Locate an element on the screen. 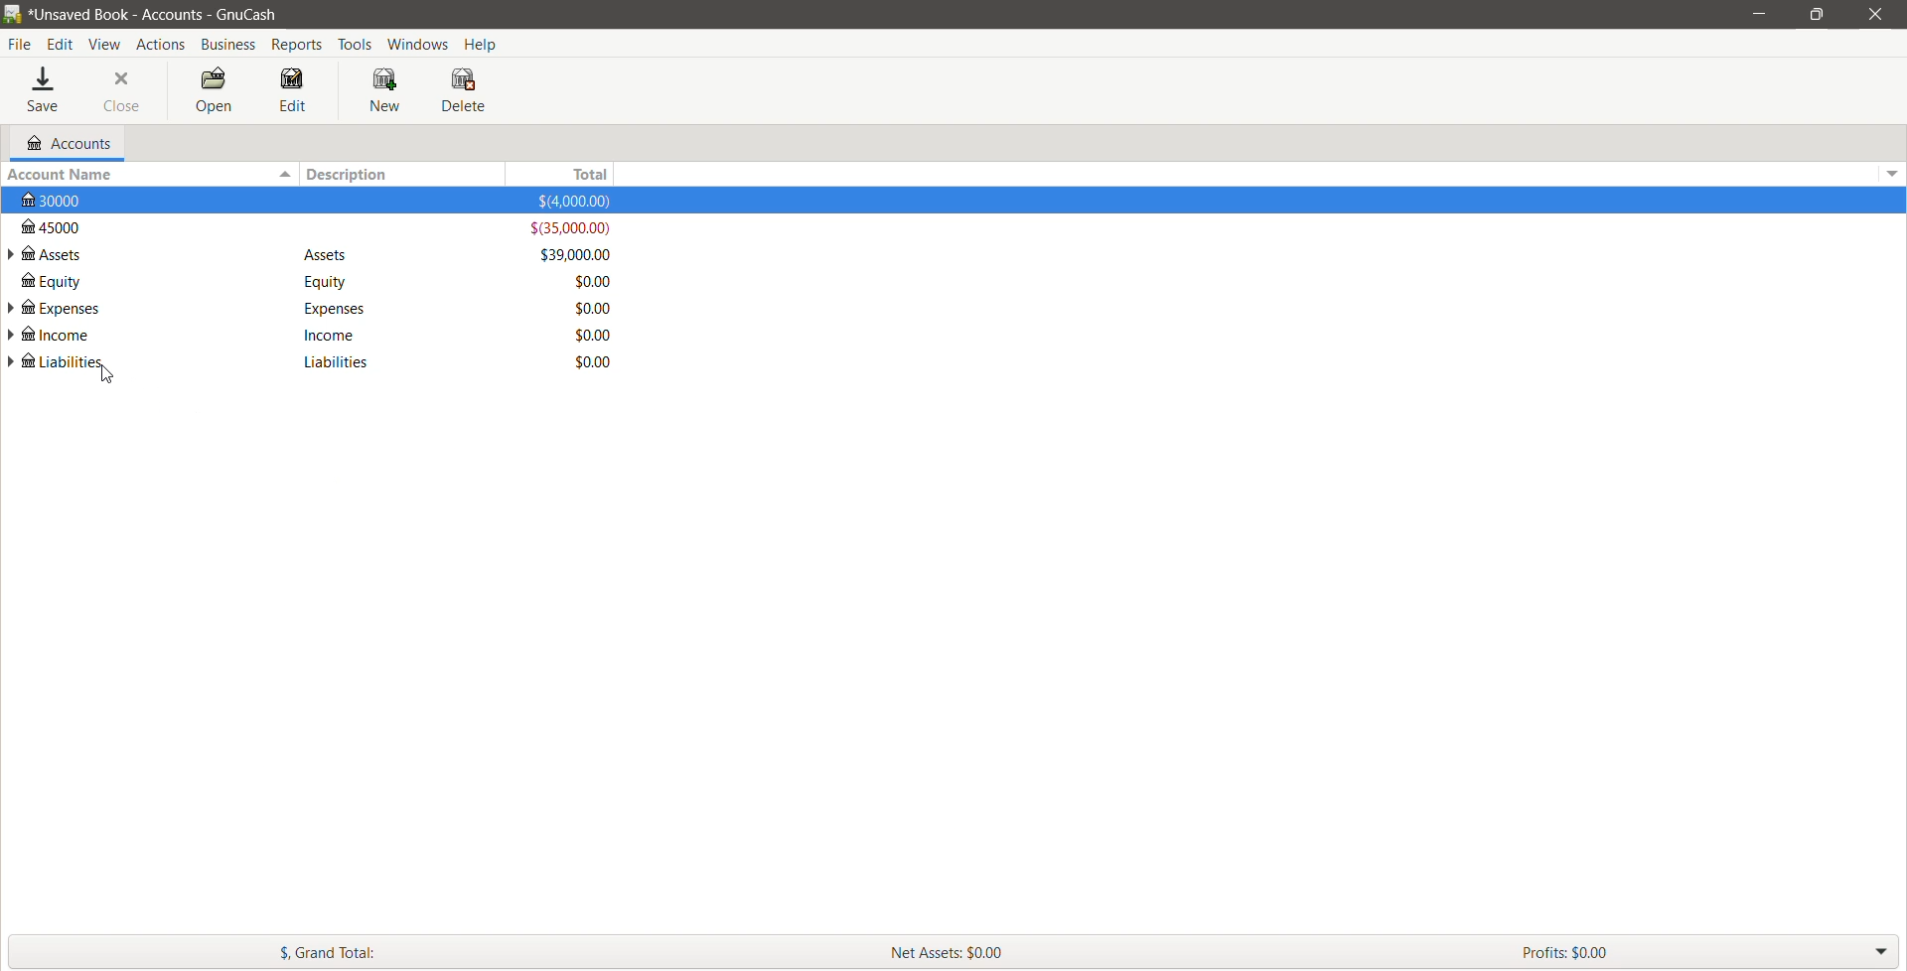 The image size is (1907, 971). details of the account "Equity" is located at coordinates (321, 282).